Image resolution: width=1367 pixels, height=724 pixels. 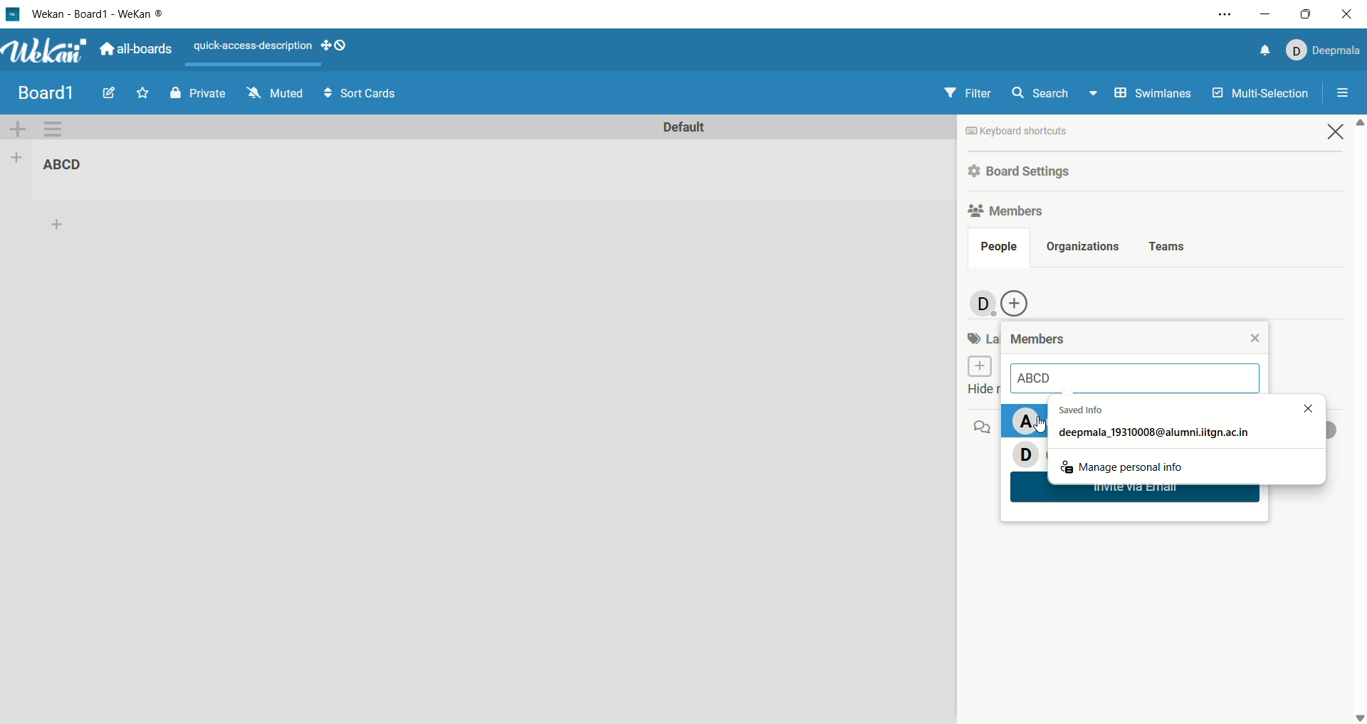 I want to click on people, so click(x=998, y=249).